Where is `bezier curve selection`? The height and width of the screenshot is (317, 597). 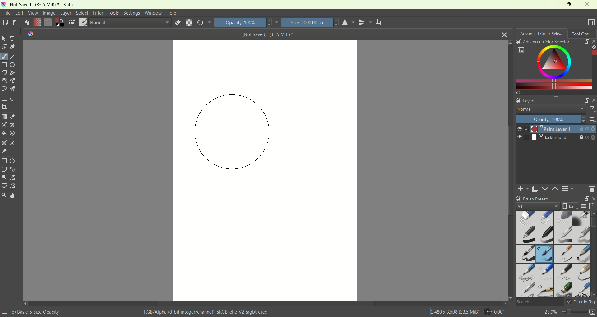 bezier curve selection is located at coordinates (4, 185).